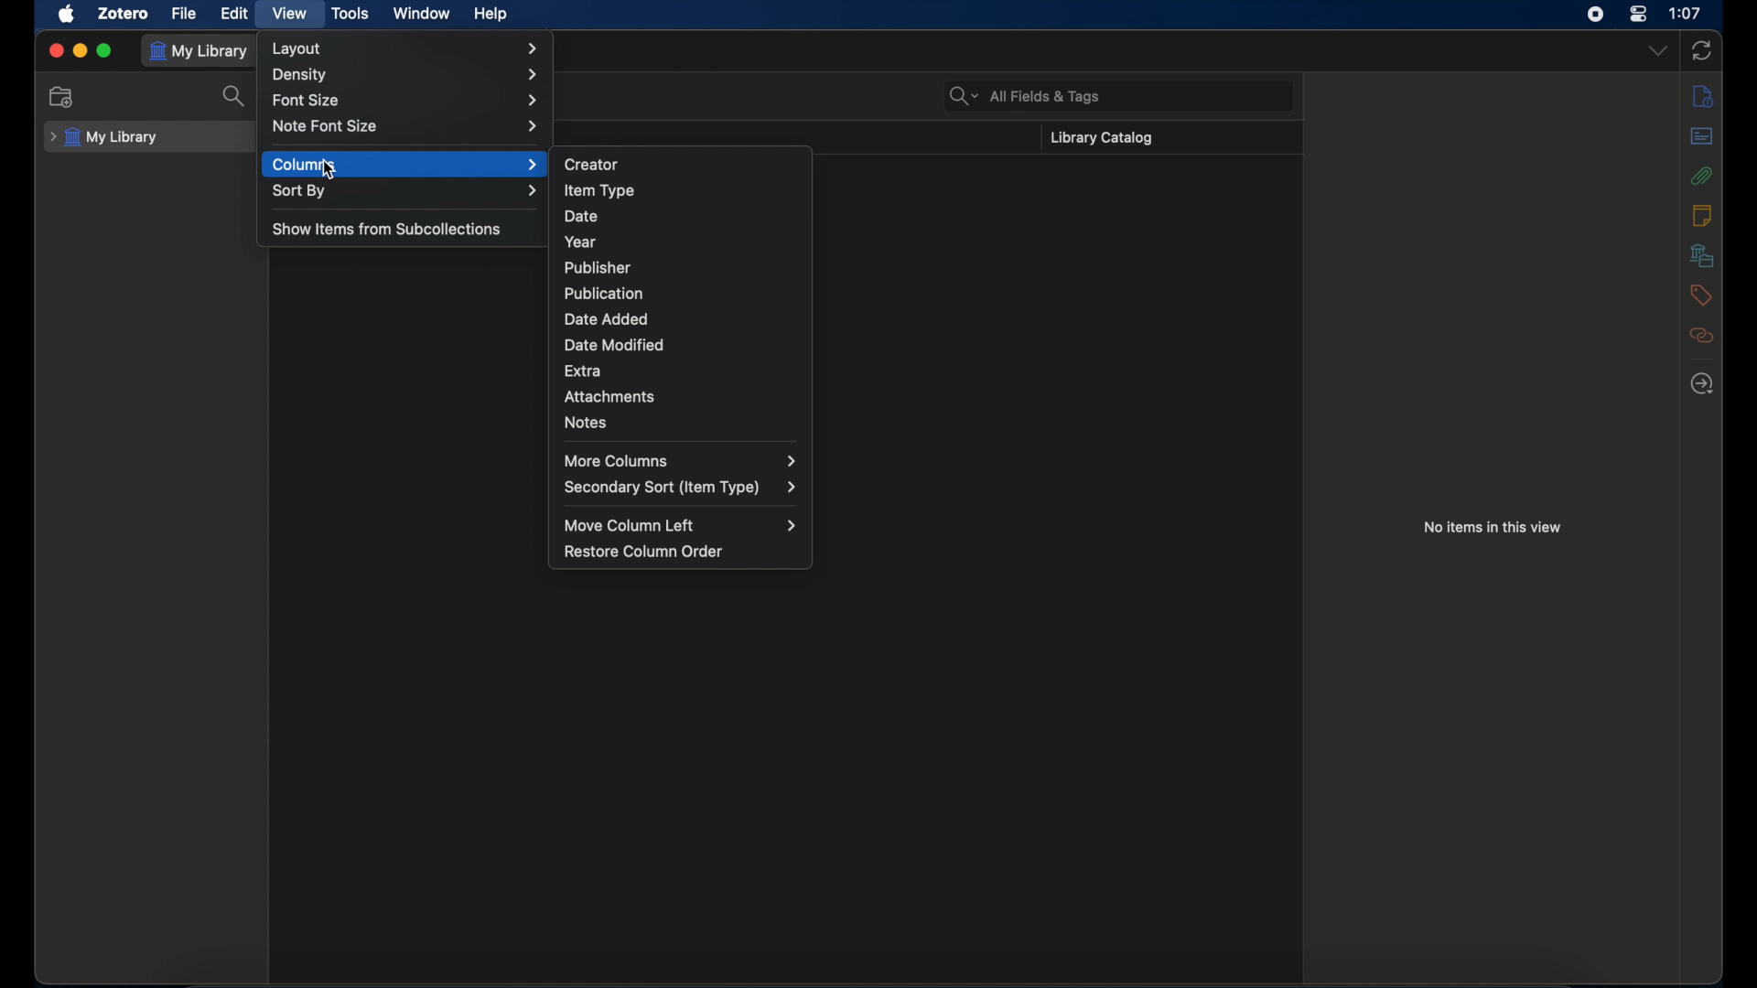 The image size is (1757, 988). Describe the element at coordinates (67, 15) in the screenshot. I see `apple` at that location.